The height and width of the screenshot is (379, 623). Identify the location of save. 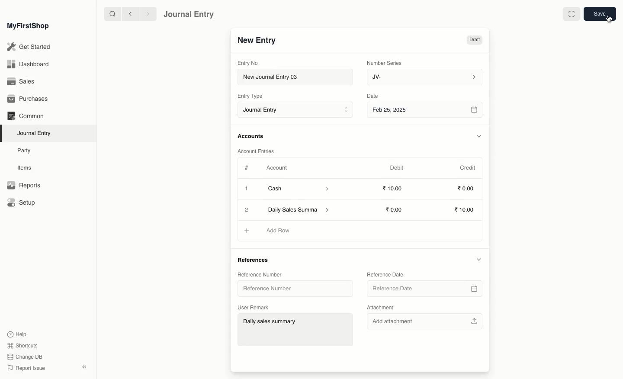
(599, 14).